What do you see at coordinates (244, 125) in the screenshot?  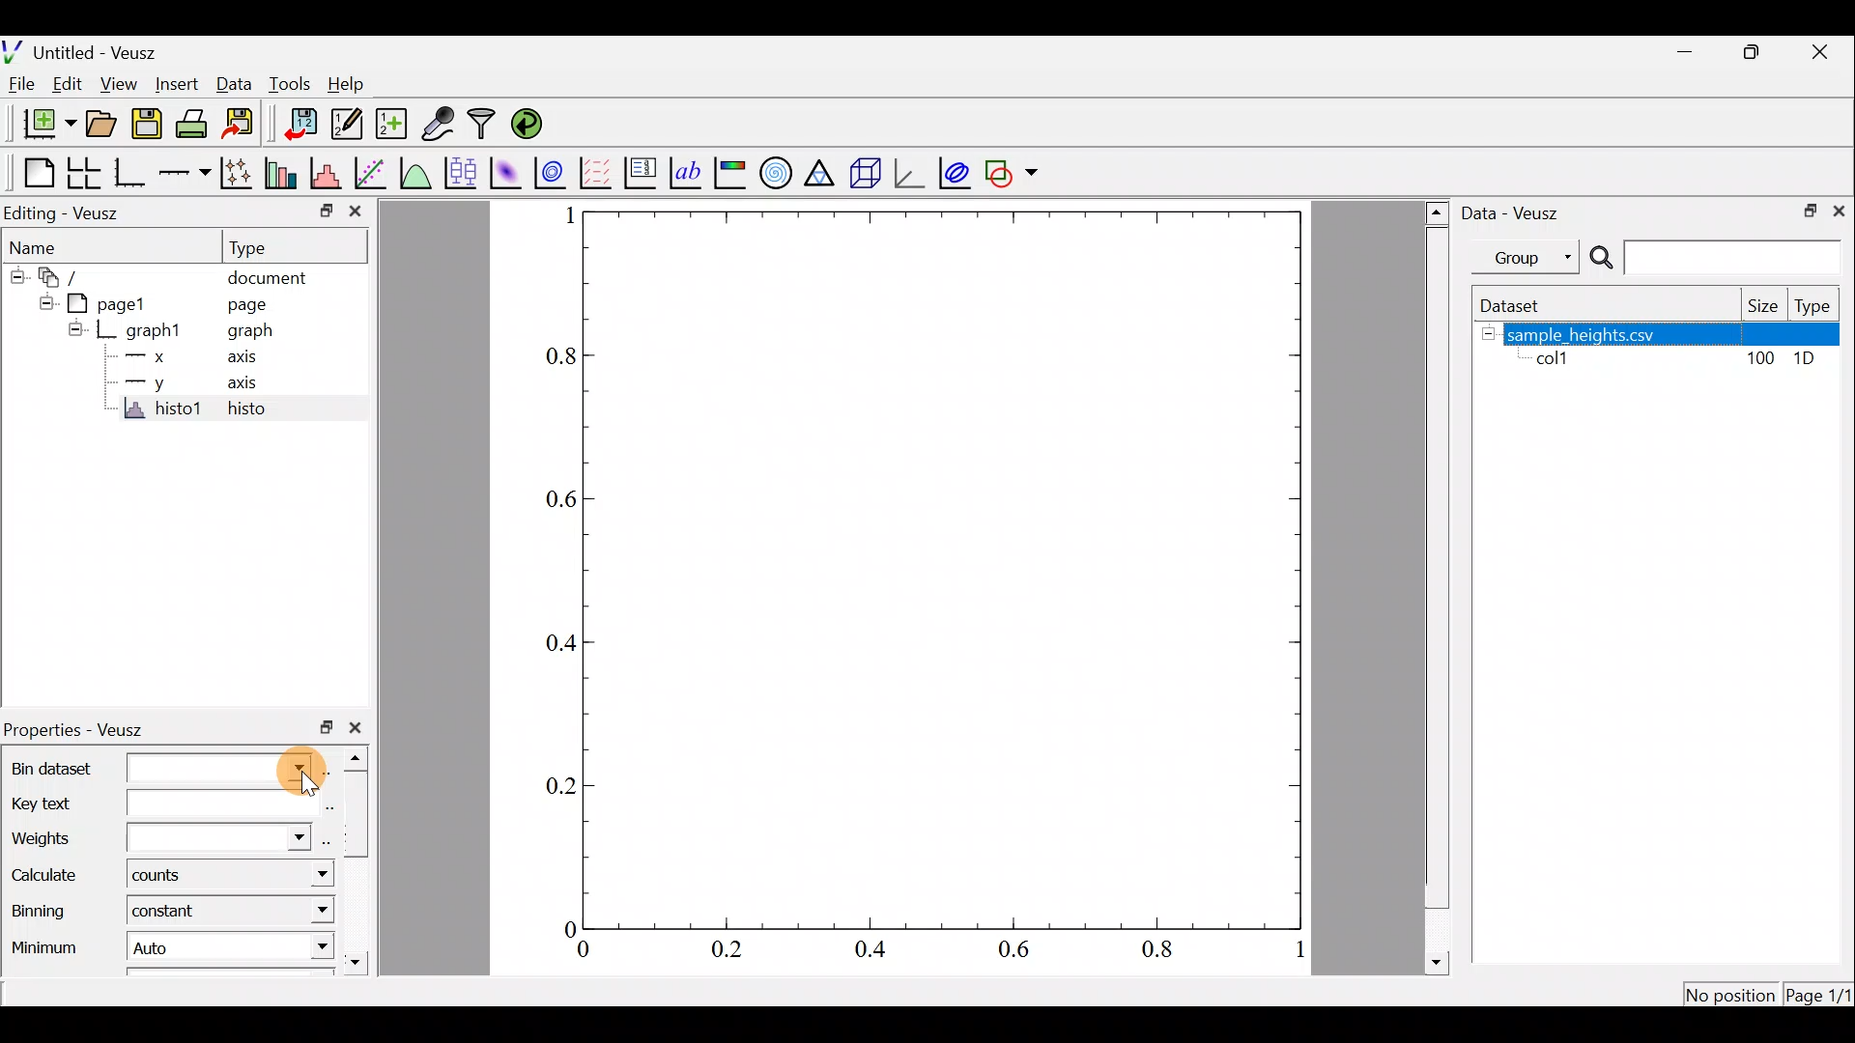 I see `Export to graphics format` at bounding box center [244, 125].